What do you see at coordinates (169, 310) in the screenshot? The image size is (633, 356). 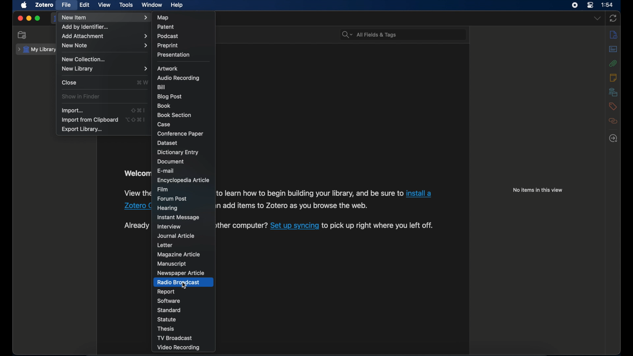 I see `standard` at bounding box center [169, 310].